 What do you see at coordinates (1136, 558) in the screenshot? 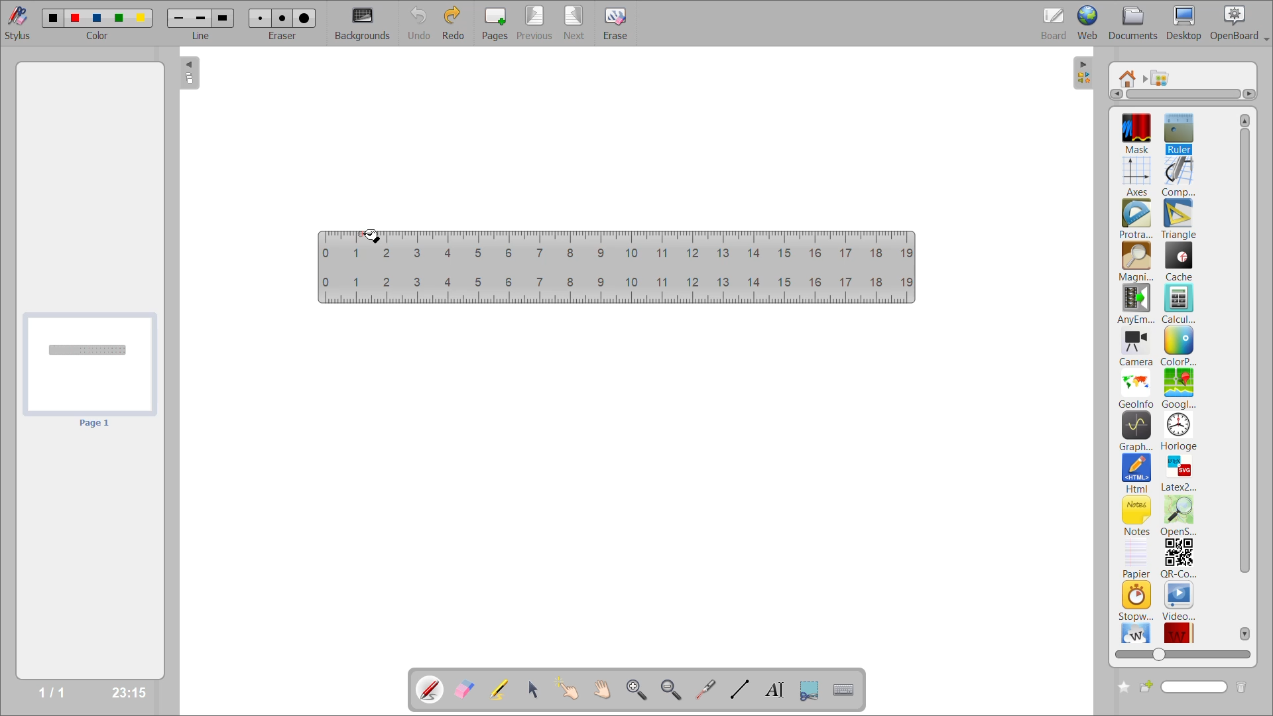
I see `papier` at bounding box center [1136, 558].